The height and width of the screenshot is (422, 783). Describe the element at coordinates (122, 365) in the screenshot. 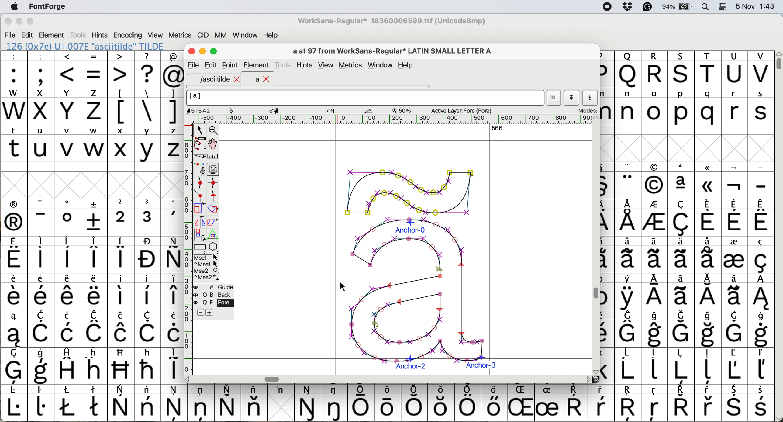

I see `` at that location.